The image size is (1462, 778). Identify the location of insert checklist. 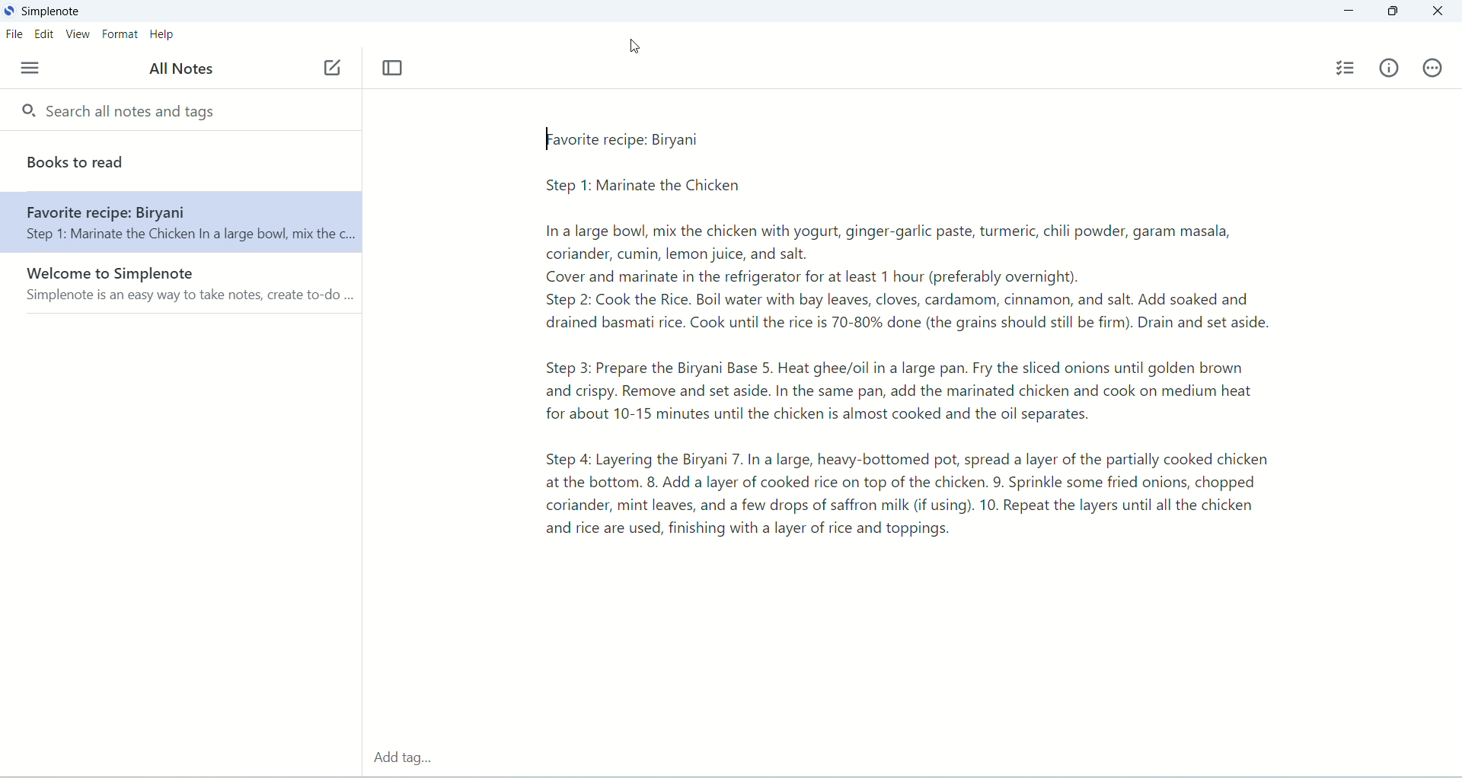
(1347, 69).